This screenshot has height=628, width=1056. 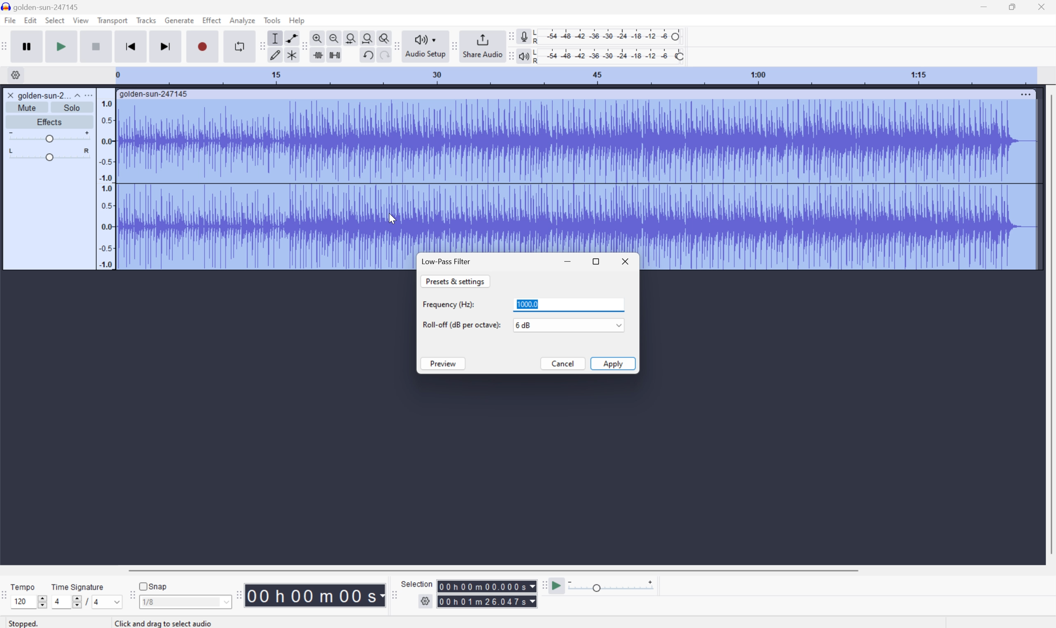 I want to click on Zoom out, so click(x=334, y=37).